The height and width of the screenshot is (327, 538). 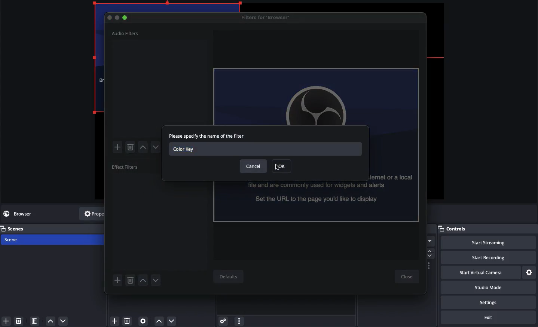 What do you see at coordinates (110, 17) in the screenshot?
I see `Close` at bounding box center [110, 17].